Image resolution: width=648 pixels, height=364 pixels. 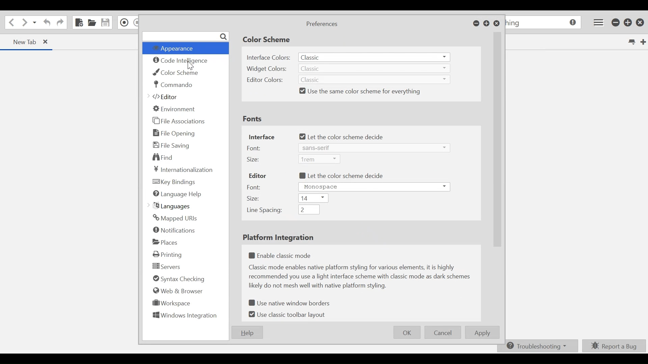 I want to click on Workspace, so click(x=169, y=304).